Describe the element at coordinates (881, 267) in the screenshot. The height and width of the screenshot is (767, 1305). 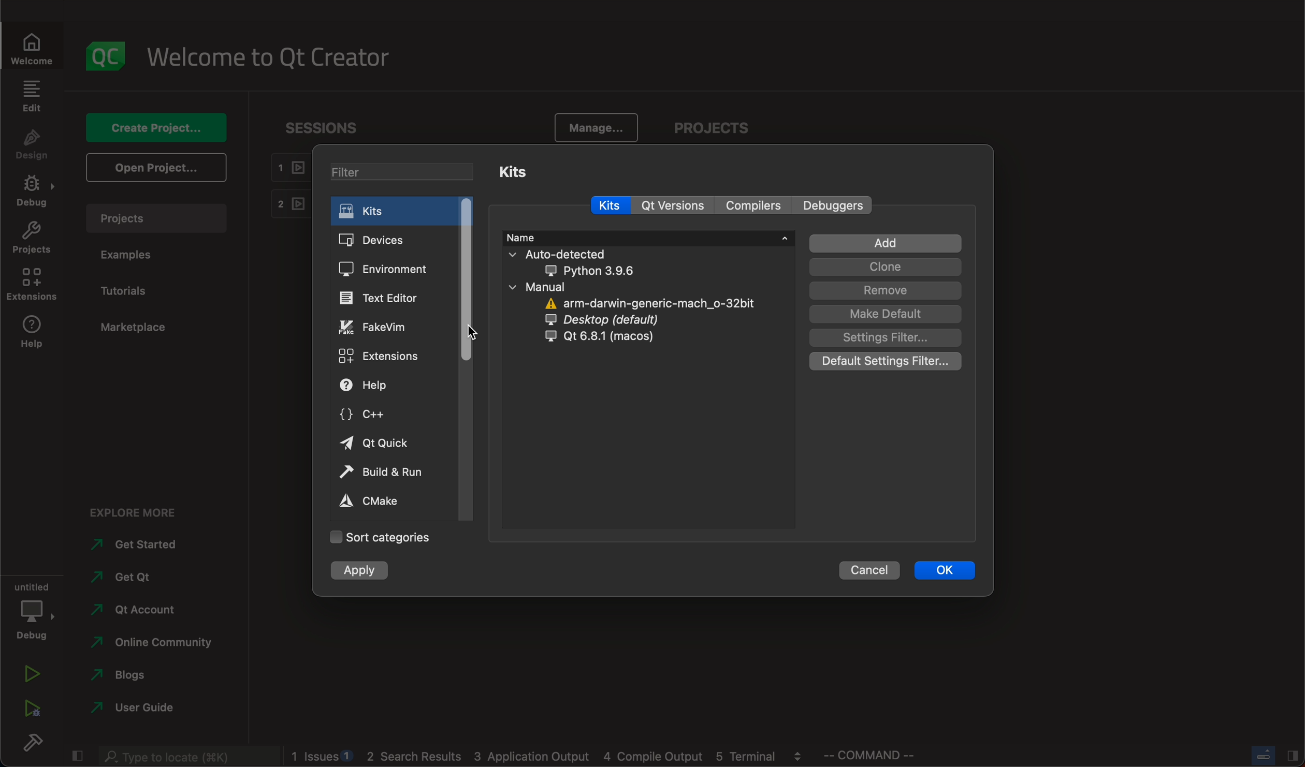
I see `clone` at that location.